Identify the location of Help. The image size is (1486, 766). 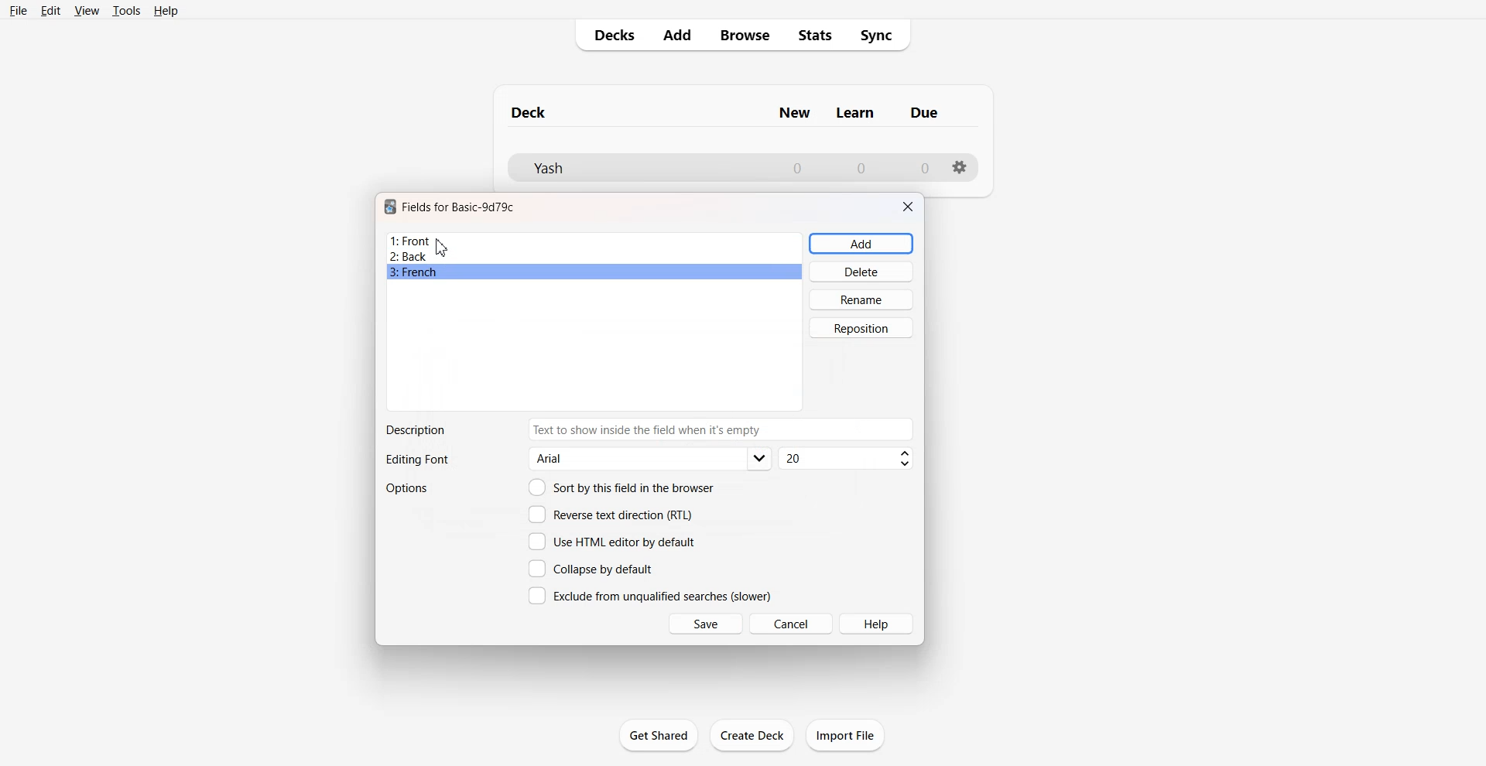
(878, 624).